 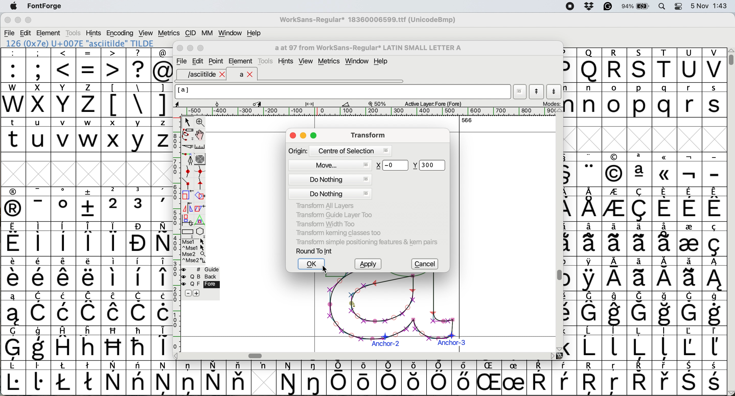 What do you see at coordinates (89, 65) in the screenshot?
I see `=` at bounding box center [89, 65].